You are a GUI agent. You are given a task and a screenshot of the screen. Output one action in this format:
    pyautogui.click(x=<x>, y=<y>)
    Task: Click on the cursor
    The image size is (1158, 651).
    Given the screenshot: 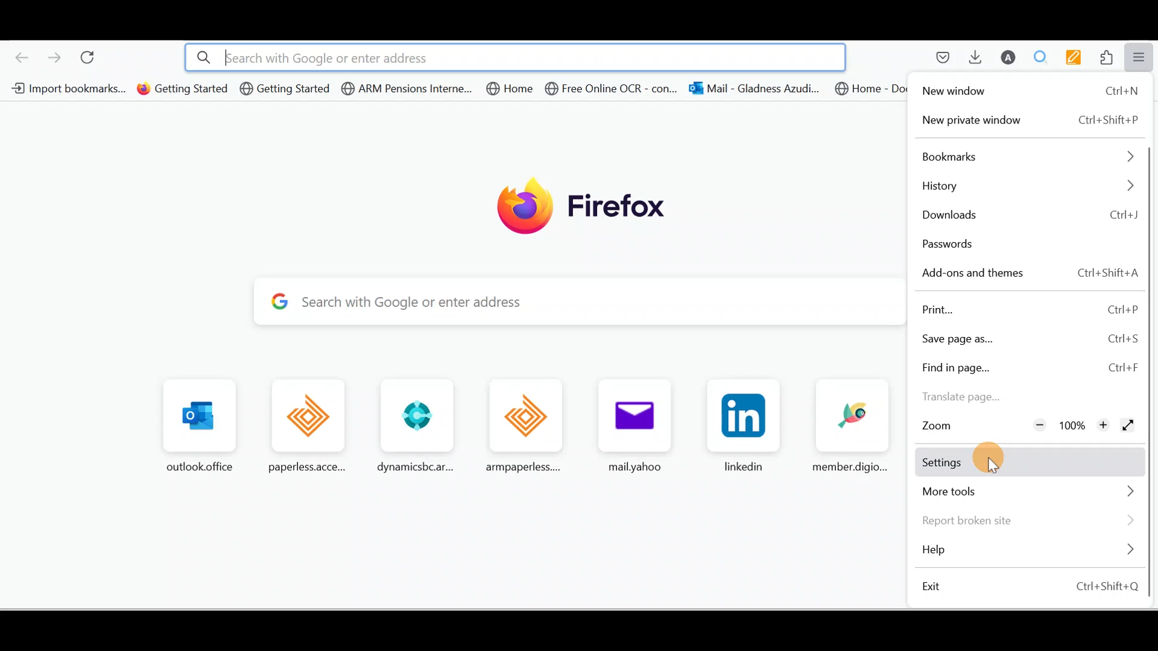 What is the action you would take?
    pyautogui.click(x=995, y=467)
    